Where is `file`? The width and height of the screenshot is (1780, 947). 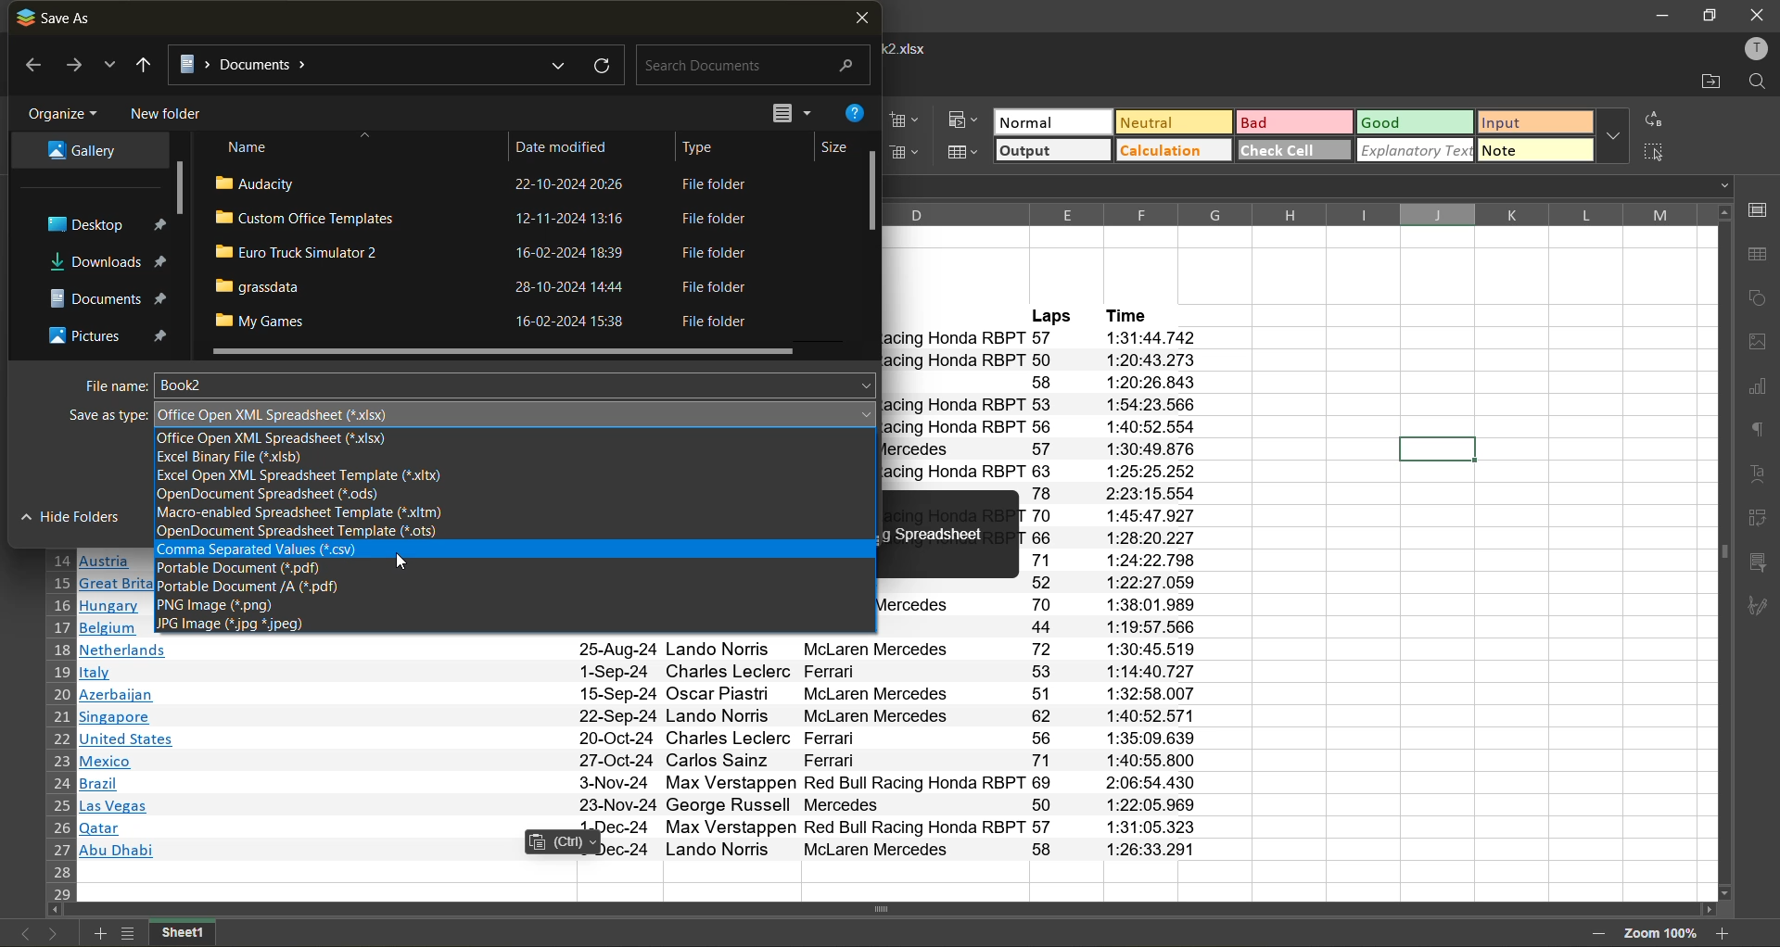
file is located at coordinates (489, 287).